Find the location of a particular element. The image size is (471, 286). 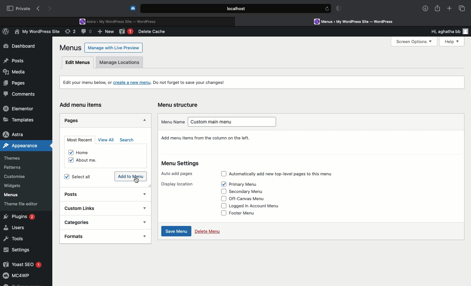

WordPress Logo is located at coordinates (7, 32).